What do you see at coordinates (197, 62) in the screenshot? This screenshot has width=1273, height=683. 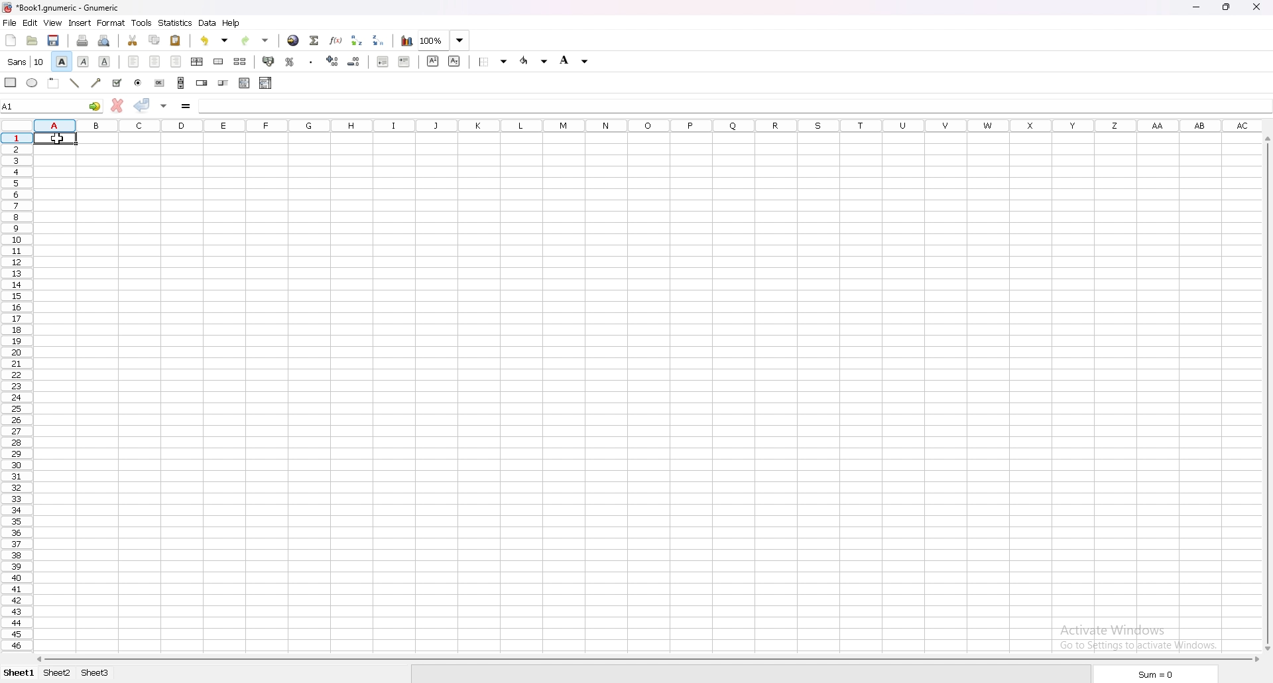 I see `center horizontally` at bounding box center [197, 62].